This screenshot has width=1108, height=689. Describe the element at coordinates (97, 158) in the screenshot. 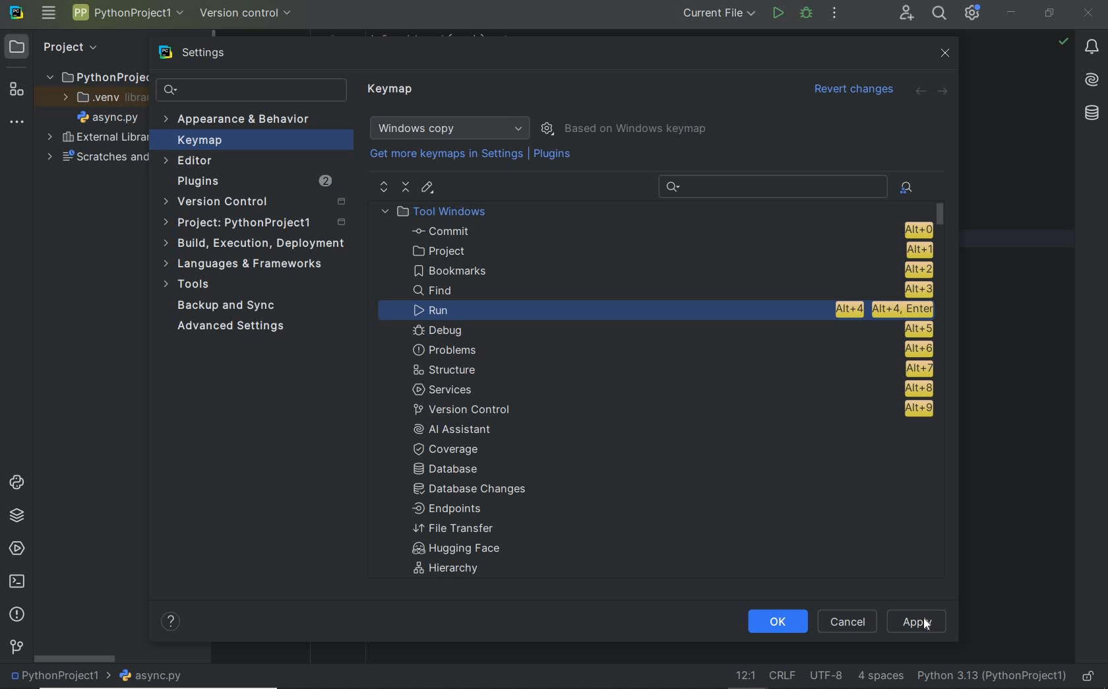

I see `scratches and consoles` at that location.